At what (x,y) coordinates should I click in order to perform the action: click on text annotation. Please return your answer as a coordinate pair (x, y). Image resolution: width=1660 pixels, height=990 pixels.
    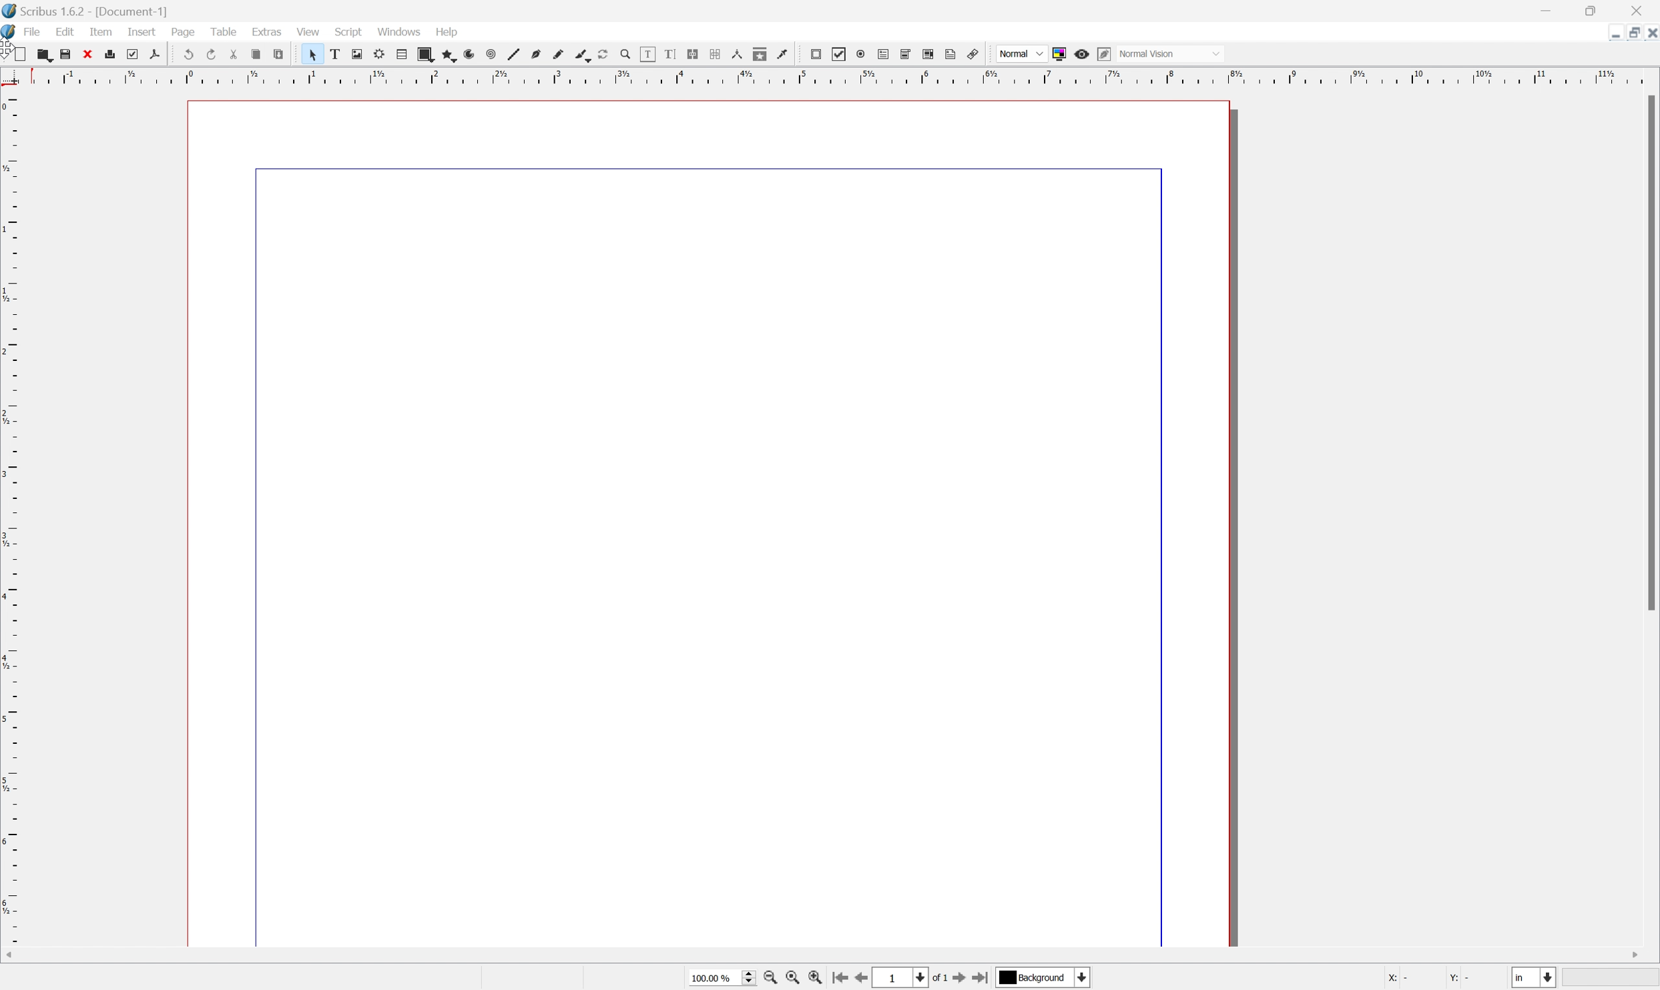
    Looking at the image, I should click on (950, 55).